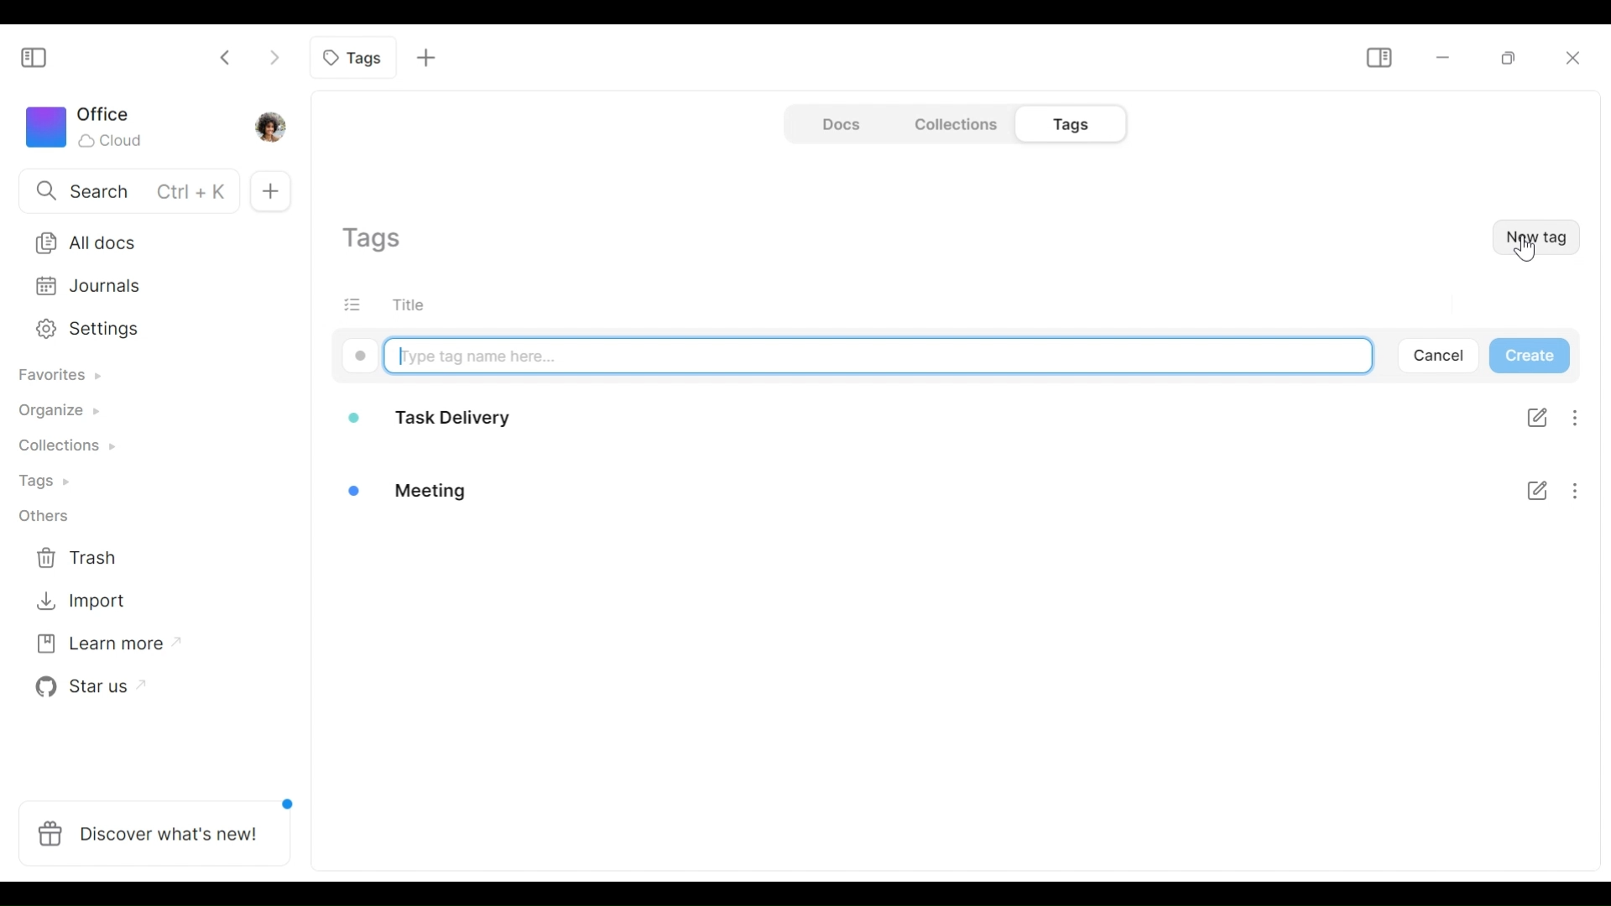  I want to click on Organize, so click(63, 411).